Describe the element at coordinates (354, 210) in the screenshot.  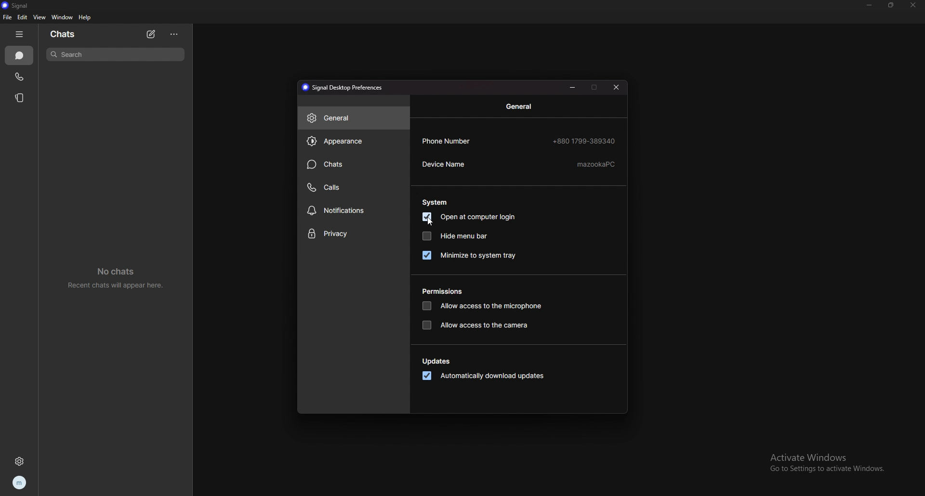
I see `notifications` at that location.